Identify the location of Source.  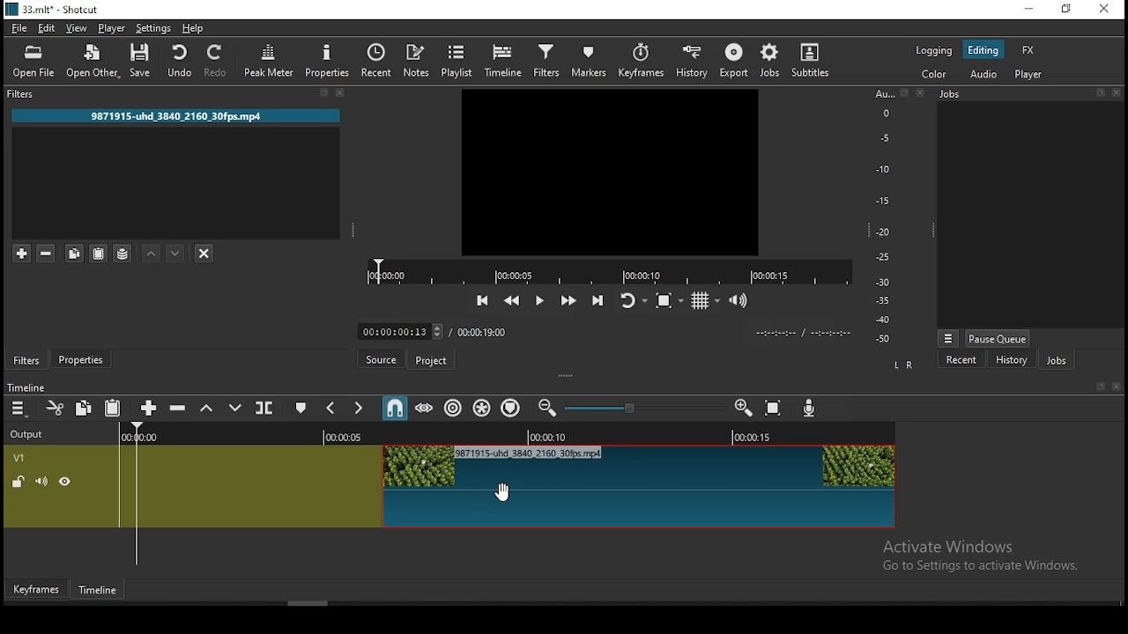
(382, 358).